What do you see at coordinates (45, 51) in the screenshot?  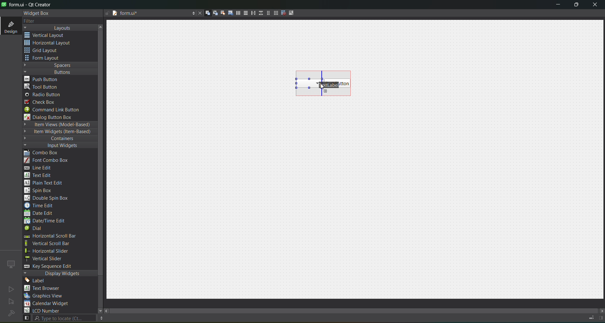 I see `grid` at bounding box center [45, 51].